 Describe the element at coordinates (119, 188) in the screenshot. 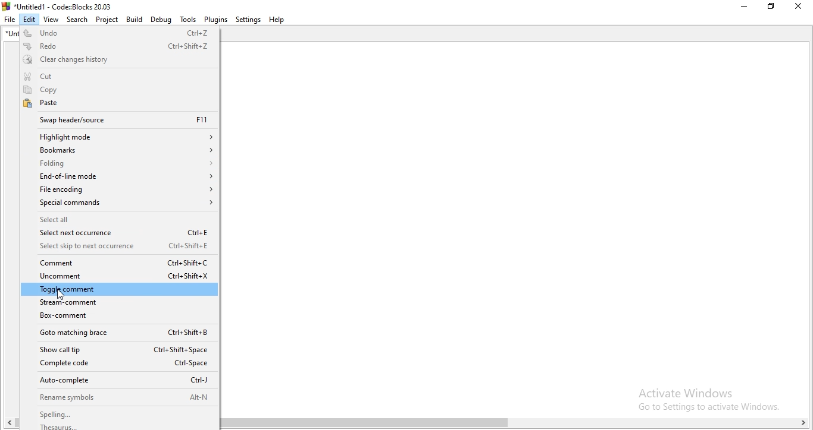

I see `File encoding` at that location.